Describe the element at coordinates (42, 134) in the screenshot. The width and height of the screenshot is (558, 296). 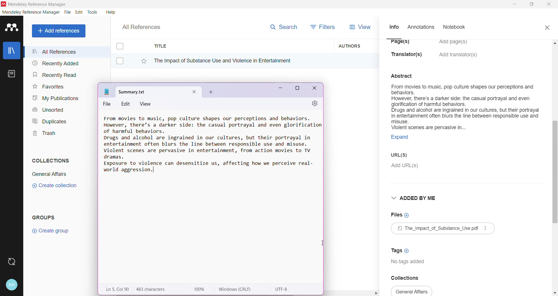
I see `Trash` at that location.